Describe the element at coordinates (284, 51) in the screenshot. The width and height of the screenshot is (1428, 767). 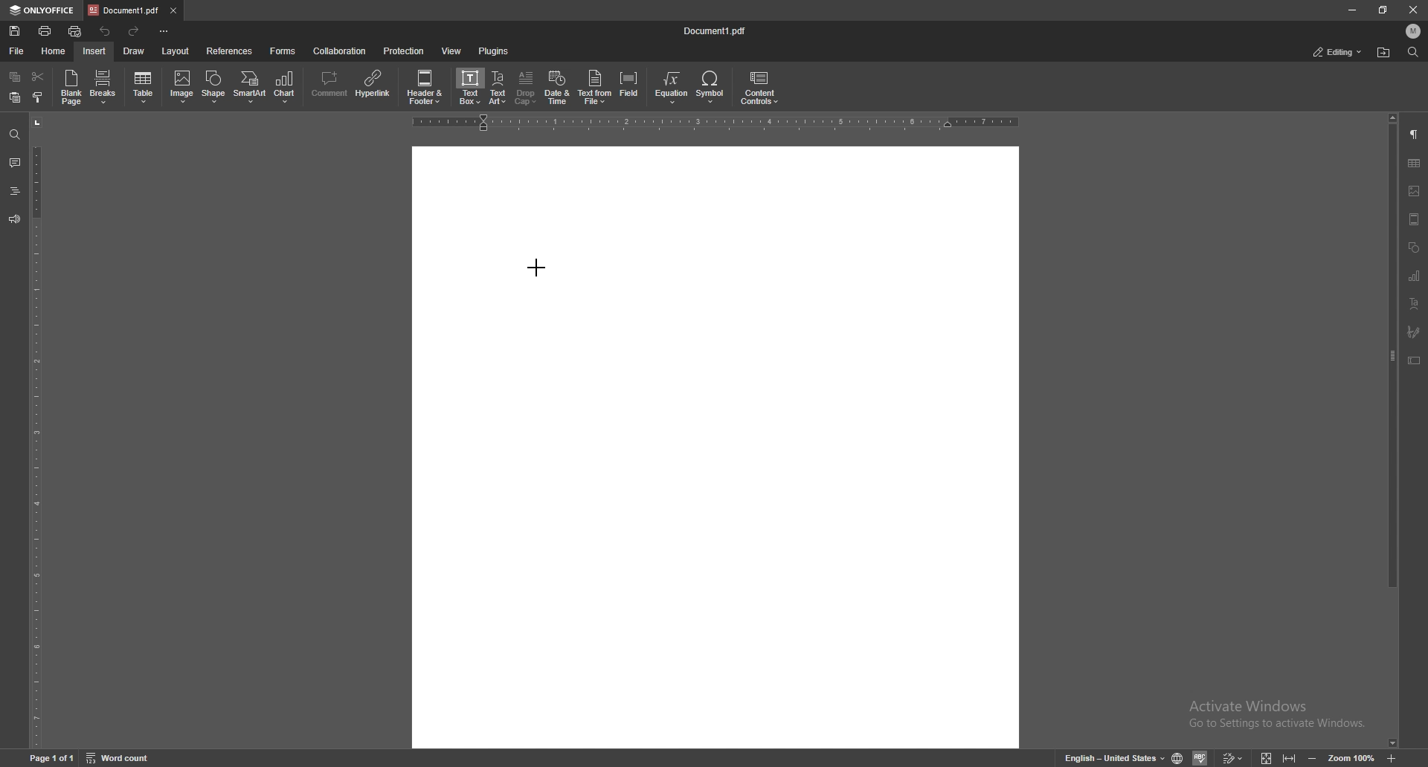
I see `forms` at that location.